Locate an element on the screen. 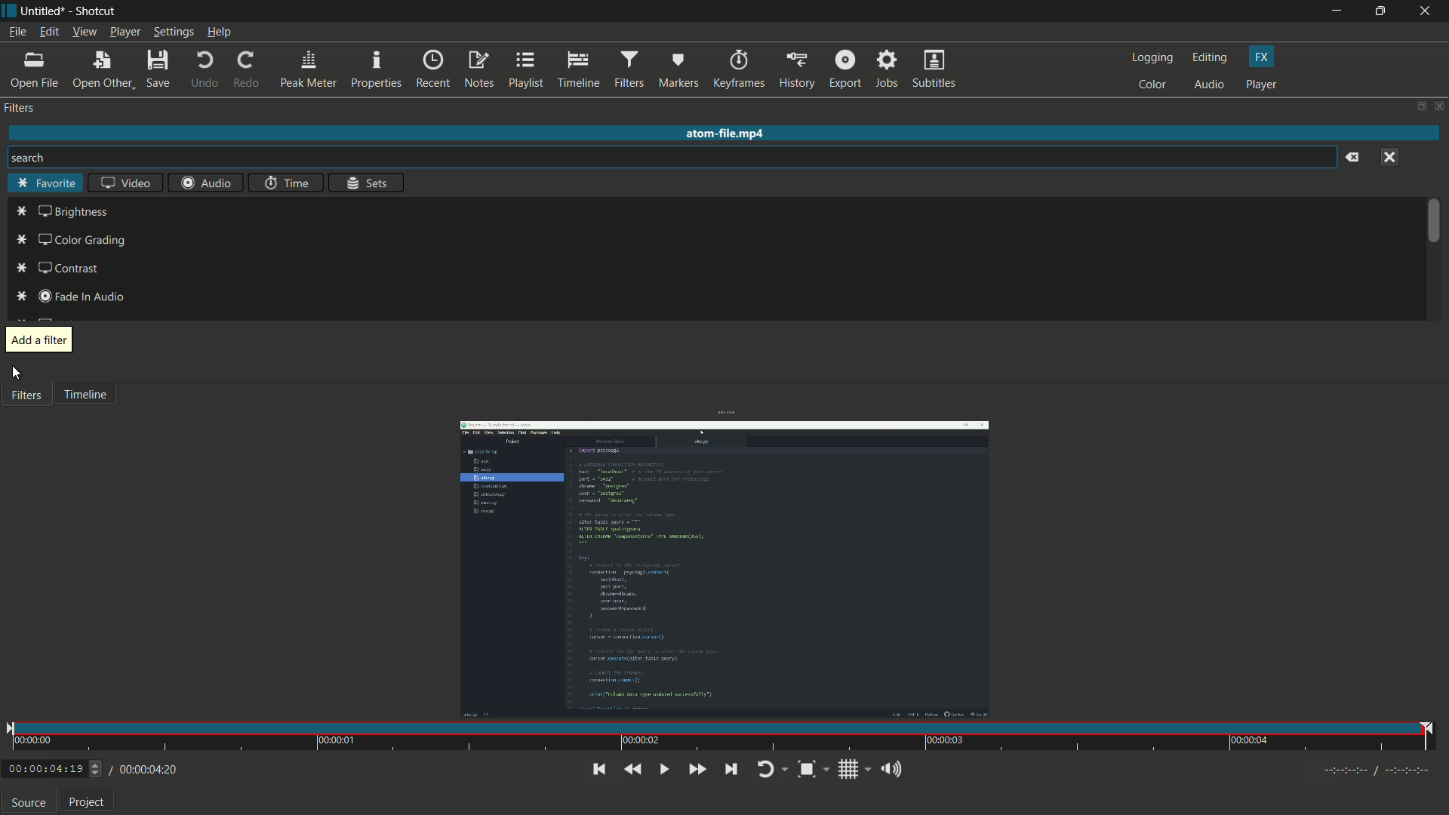 The height and width of the screenshot is (815, 1449). source is located at coordinates (28, 803).